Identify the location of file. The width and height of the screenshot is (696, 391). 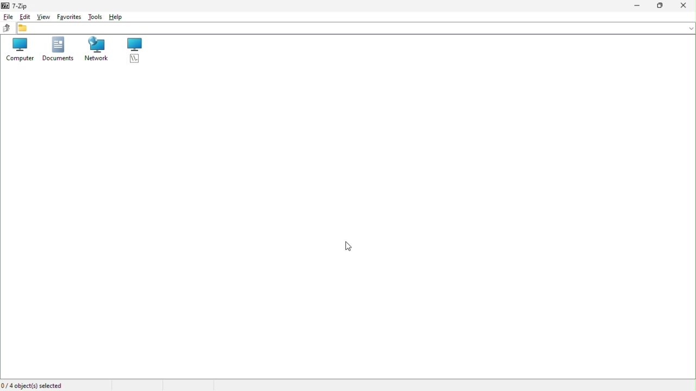
(7, 16).